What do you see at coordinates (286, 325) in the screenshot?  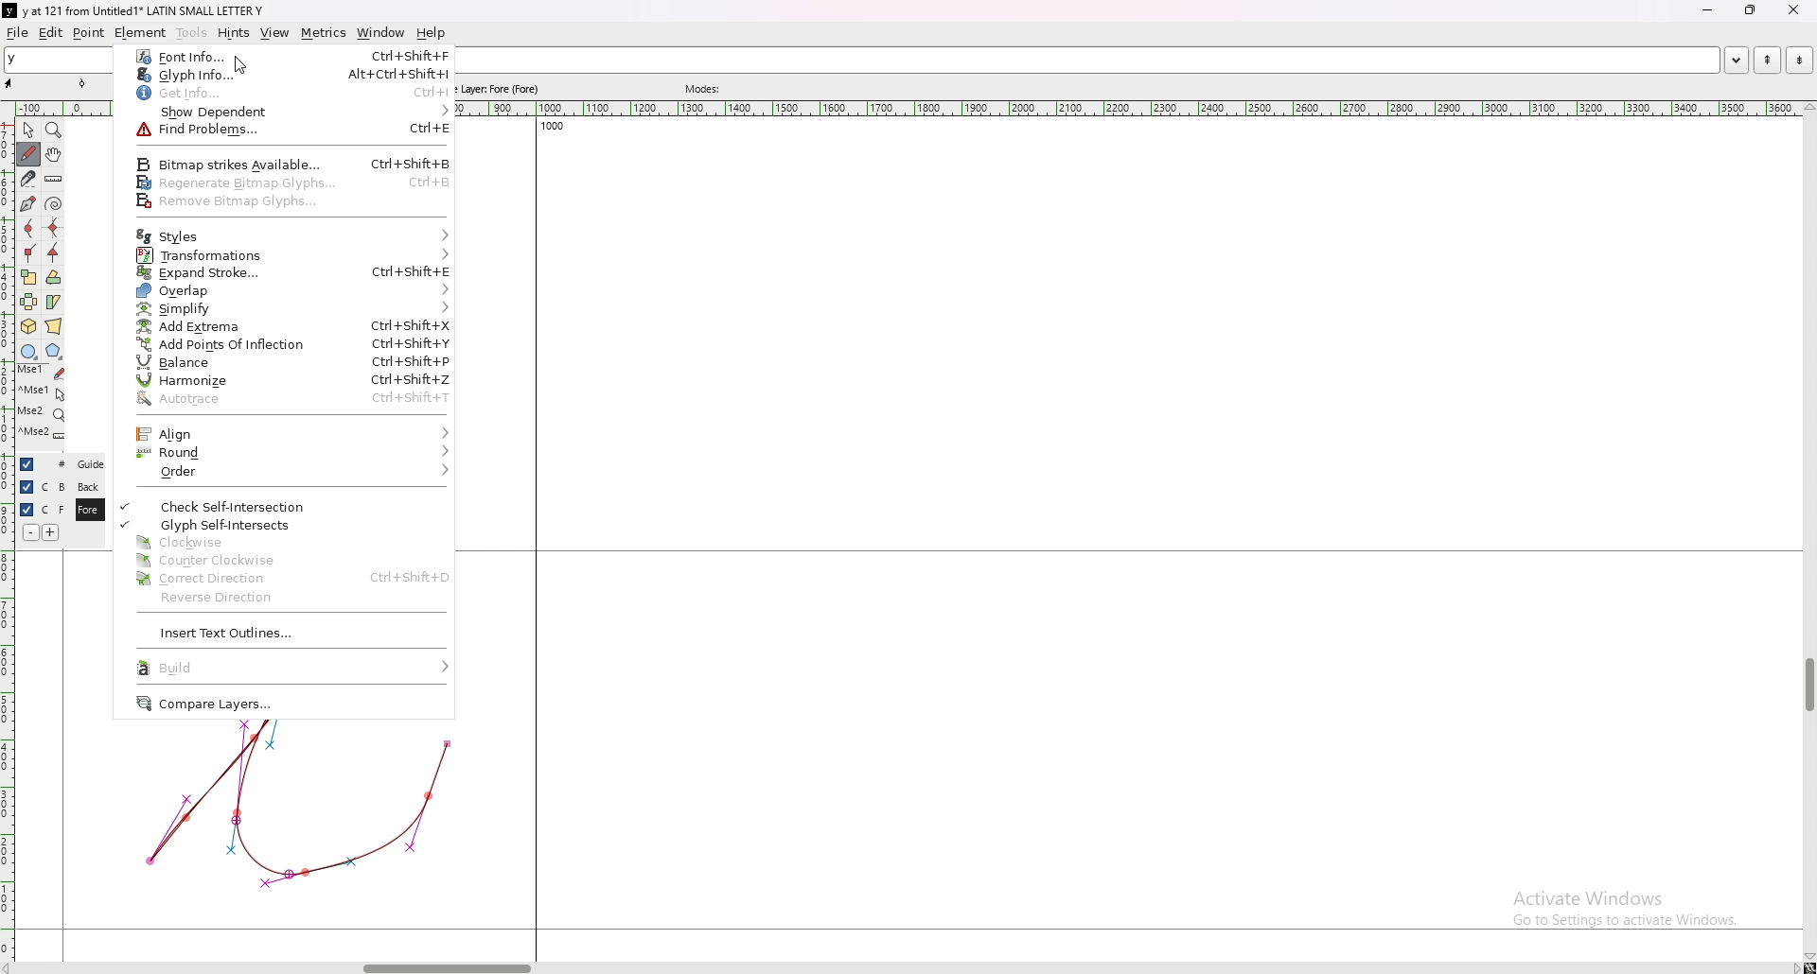 I see `add extreme` at bounding box center [286, 325].